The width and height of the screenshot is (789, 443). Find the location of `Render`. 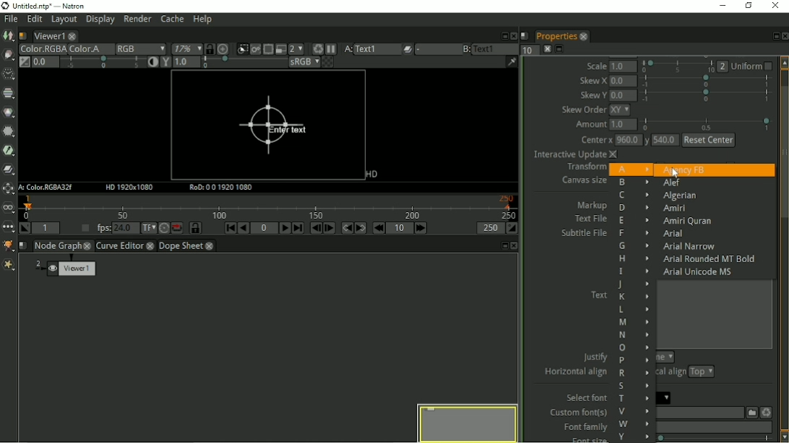

Render is located at coordinates (138, 20).